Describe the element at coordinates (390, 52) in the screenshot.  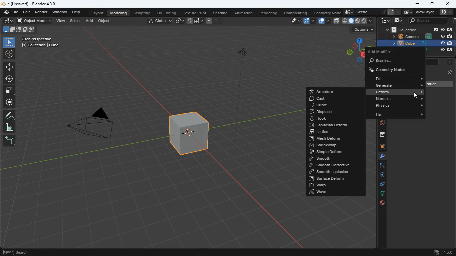
I see `add modifier` at that location.